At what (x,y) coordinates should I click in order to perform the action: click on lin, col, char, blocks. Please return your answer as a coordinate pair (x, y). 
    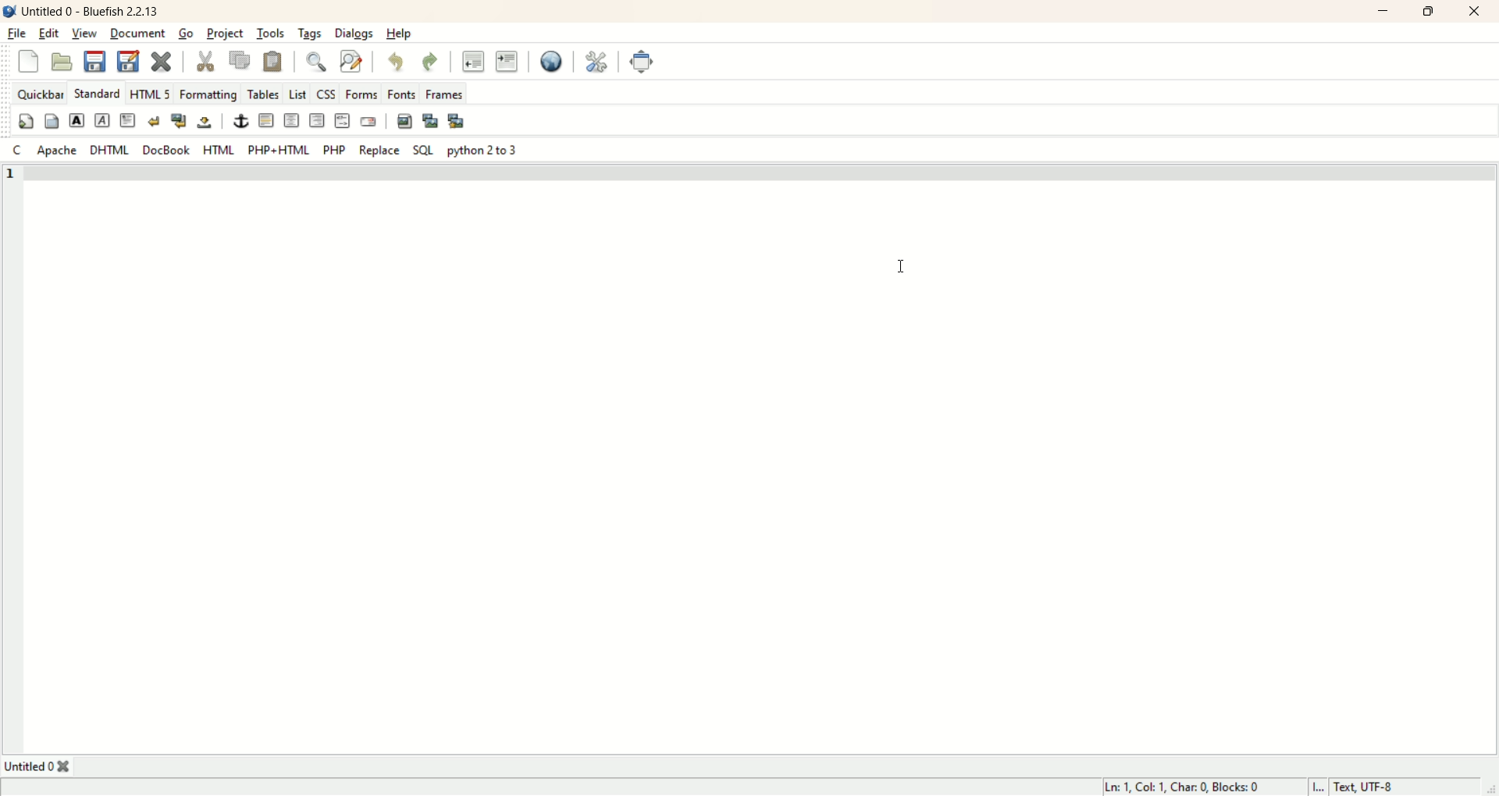
    Looking at the image, I should click on (1187, 787).